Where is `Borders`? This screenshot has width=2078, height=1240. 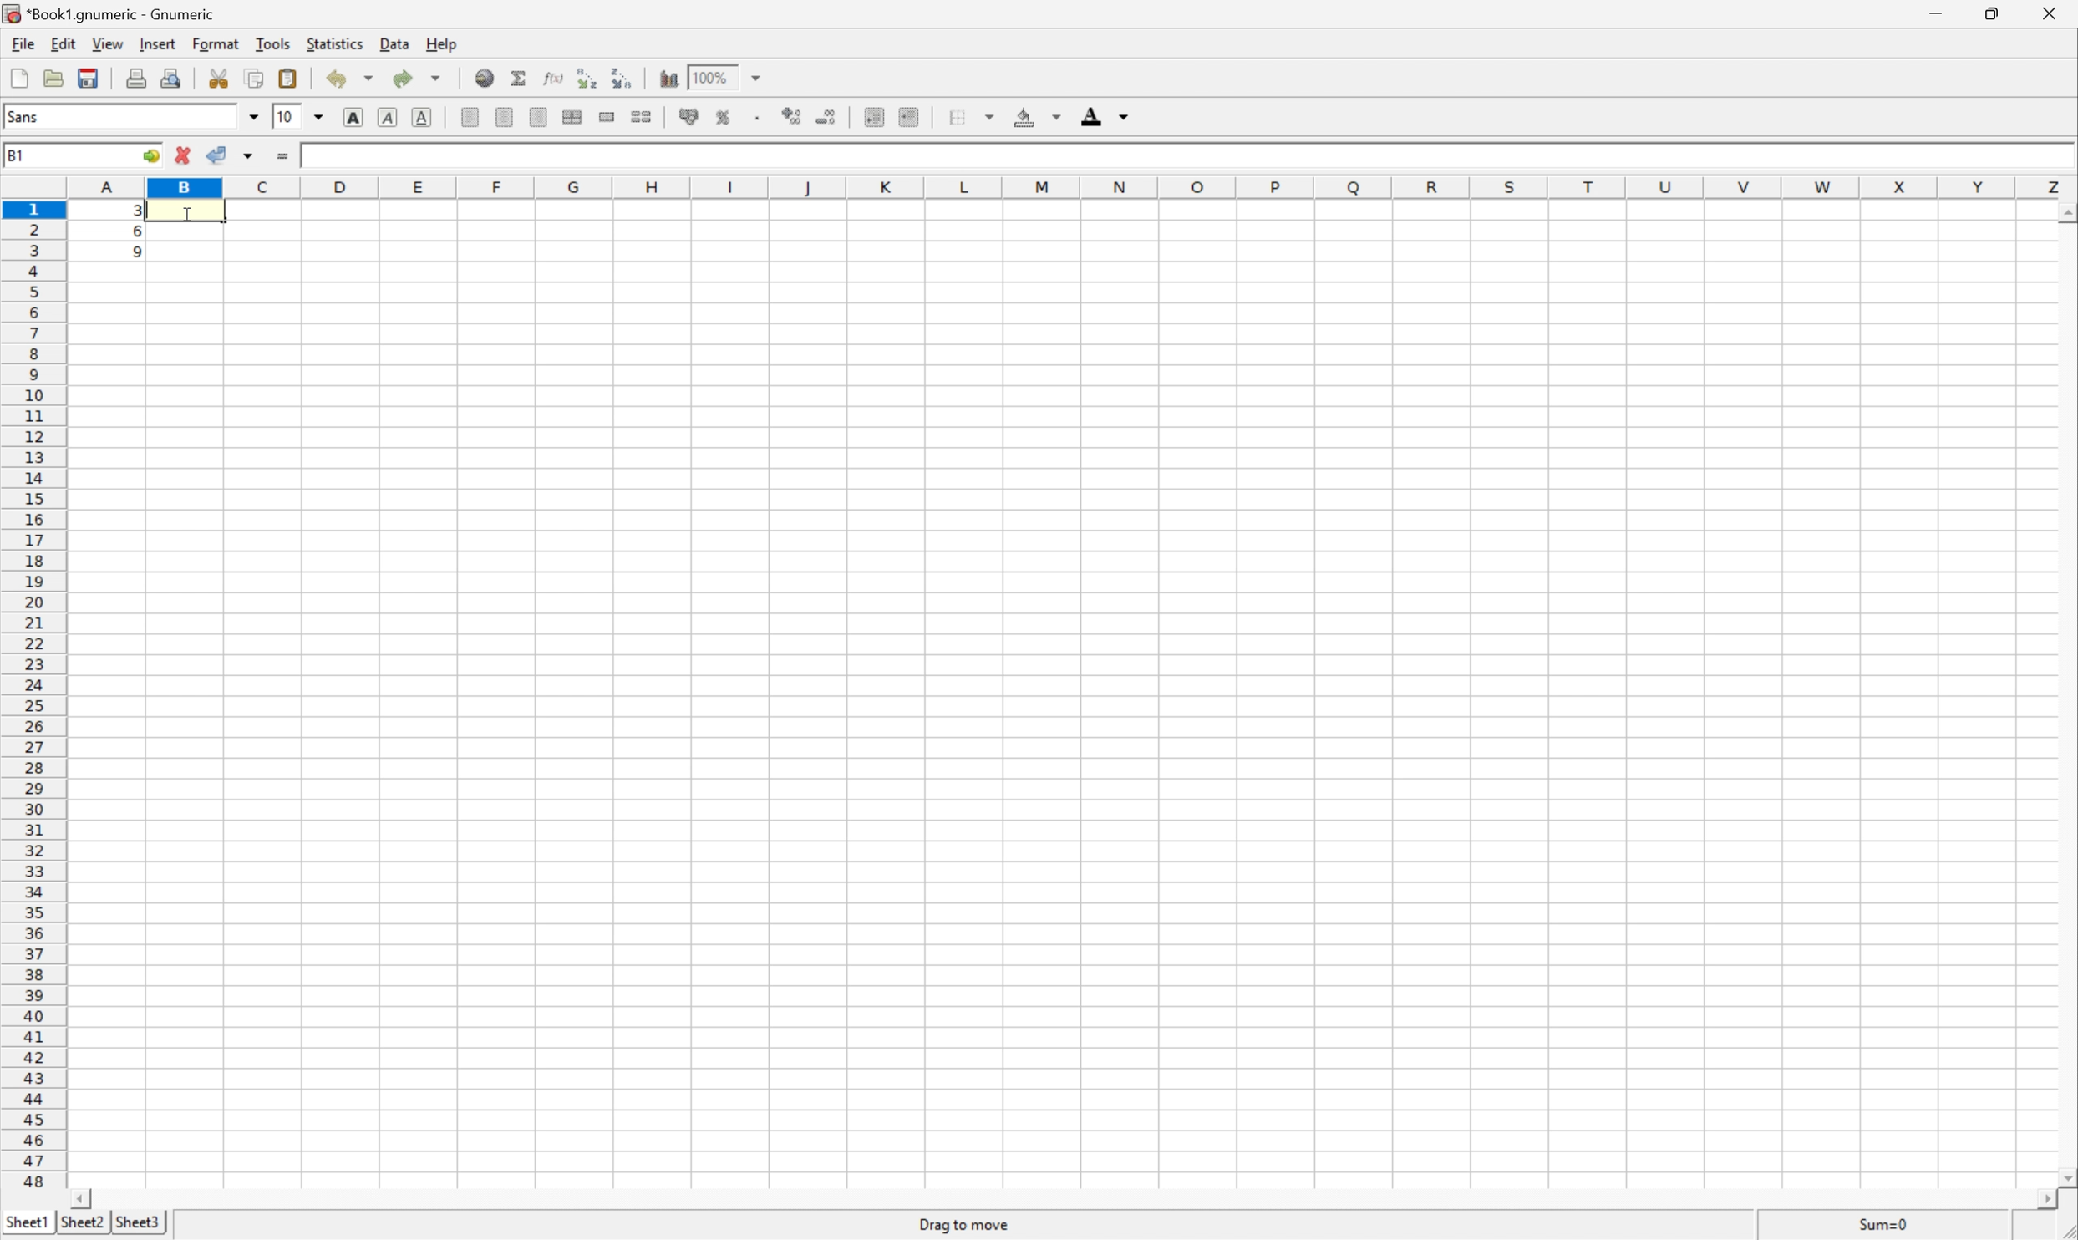
Borders is located at coordinates (969, 116).